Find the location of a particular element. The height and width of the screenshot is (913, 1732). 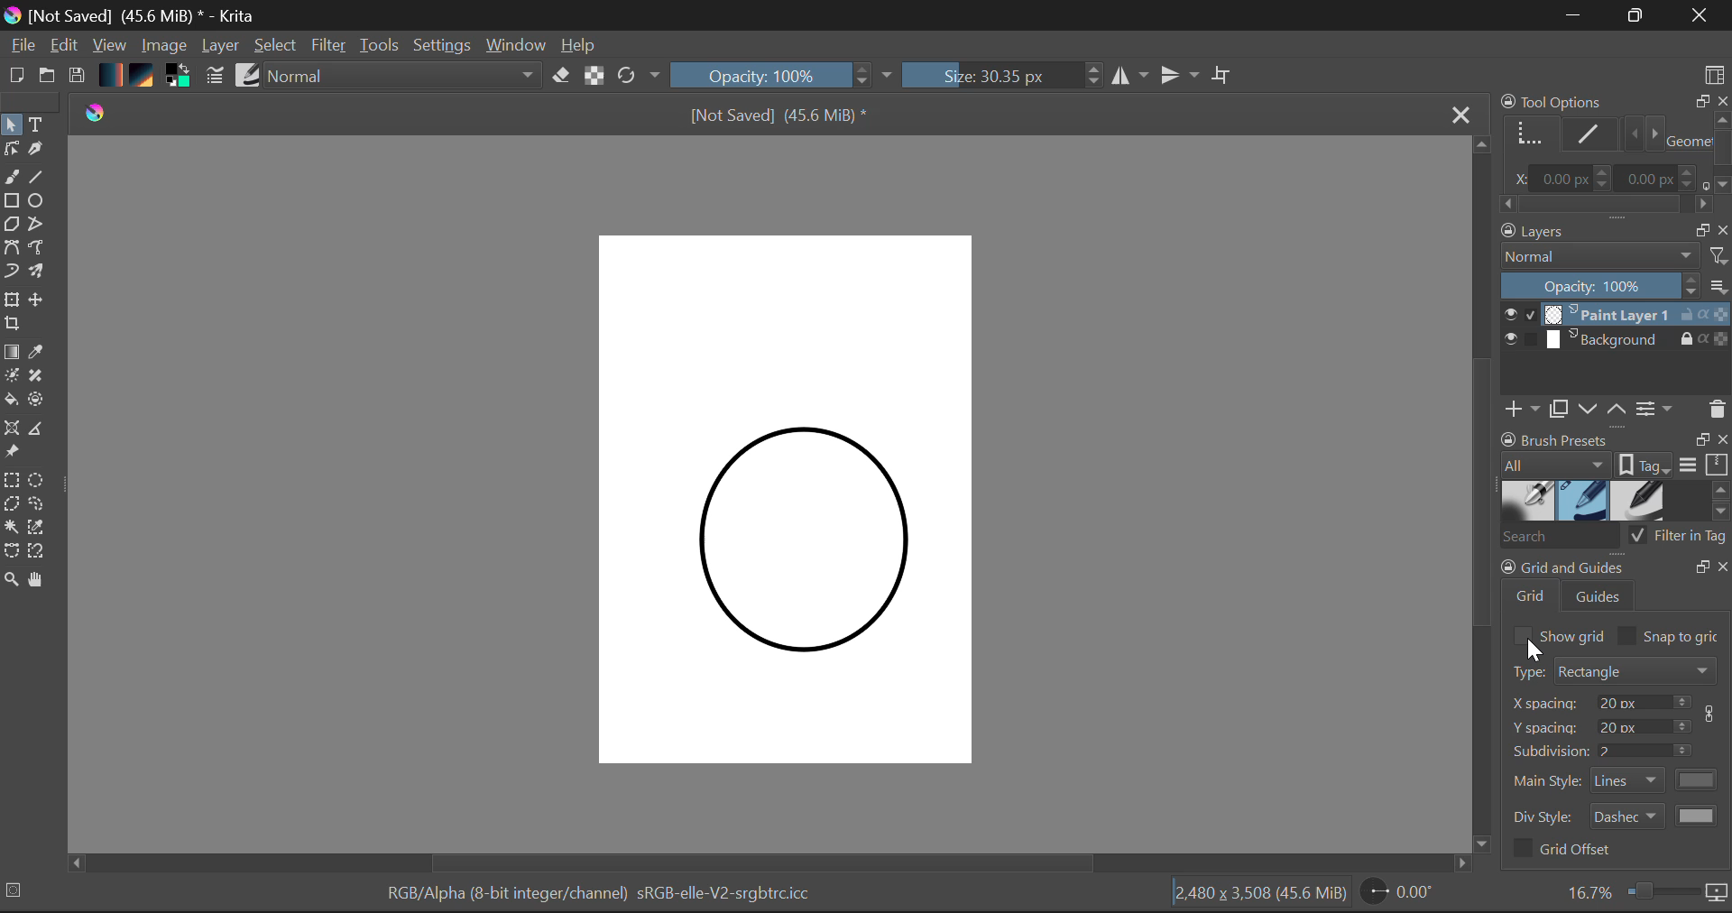

Close is located at coordinates (1460, 114).